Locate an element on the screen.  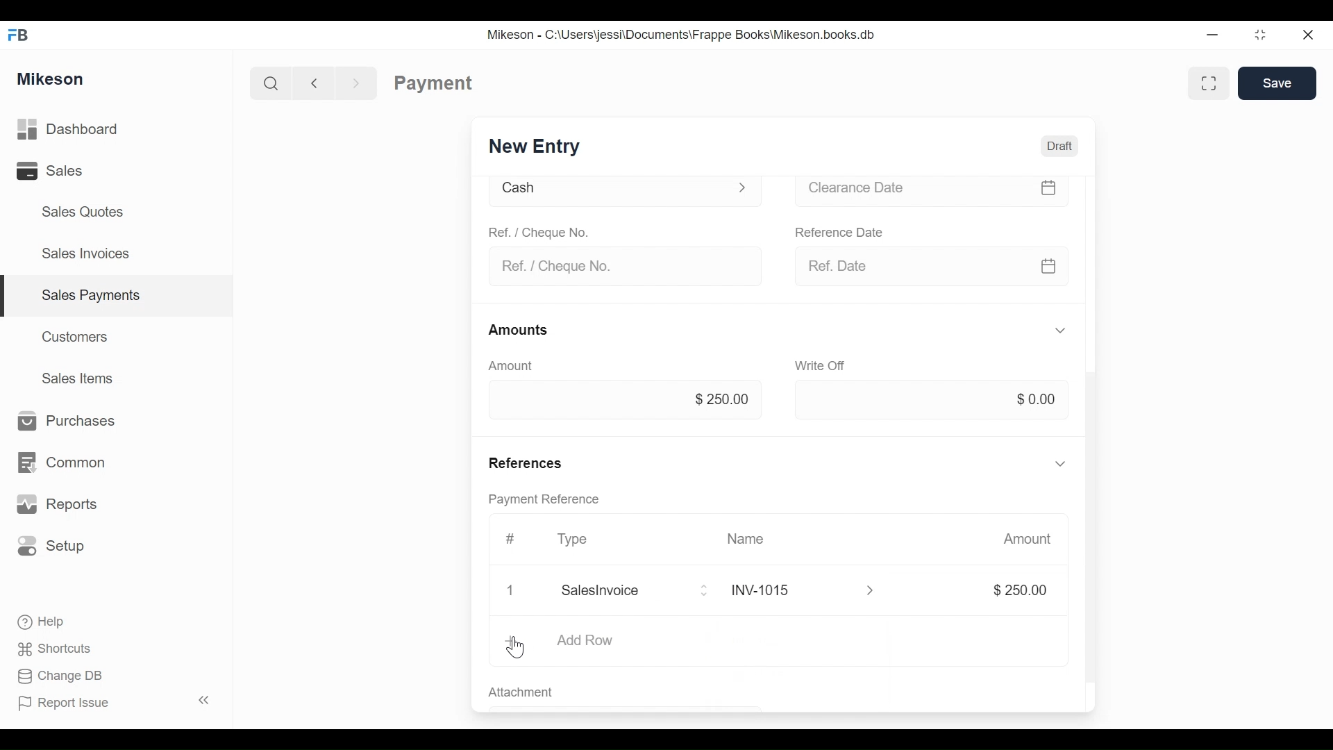
Salesinvoice is located at coordinates (632, 591).